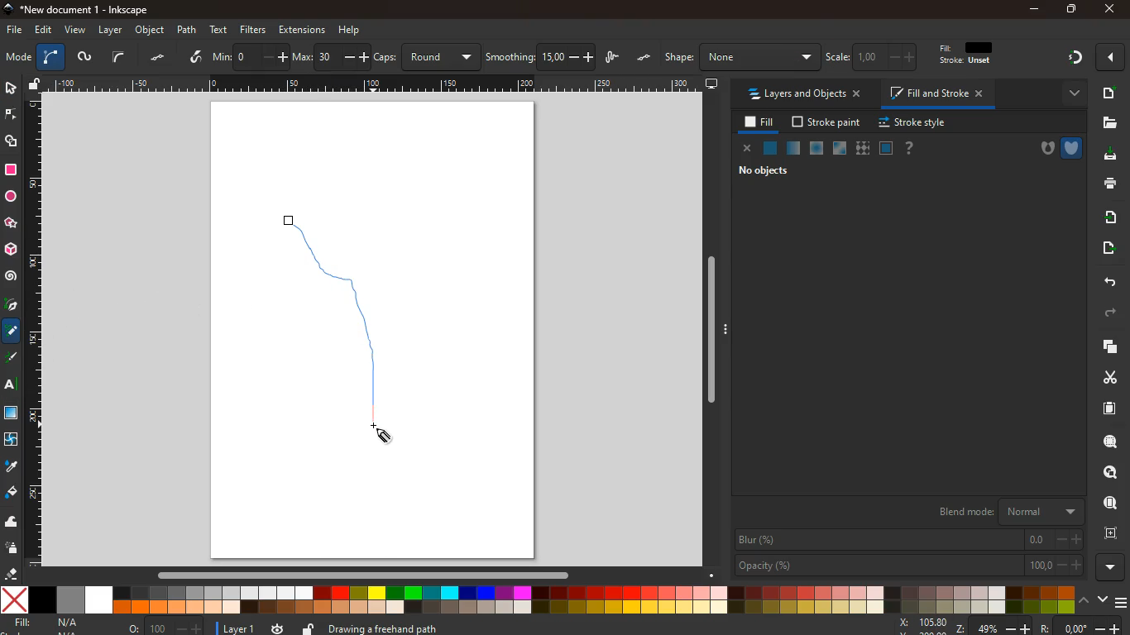 The image size is (1130, 635). Describe the element at coordinates (1108, 93) in the screenshot. I see `add` at that location.